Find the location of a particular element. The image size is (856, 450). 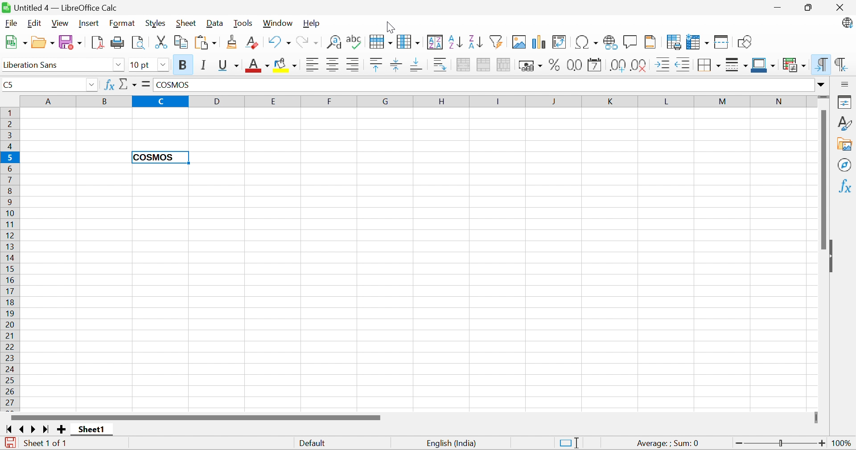

Borders is located at coordinates (708, 66).